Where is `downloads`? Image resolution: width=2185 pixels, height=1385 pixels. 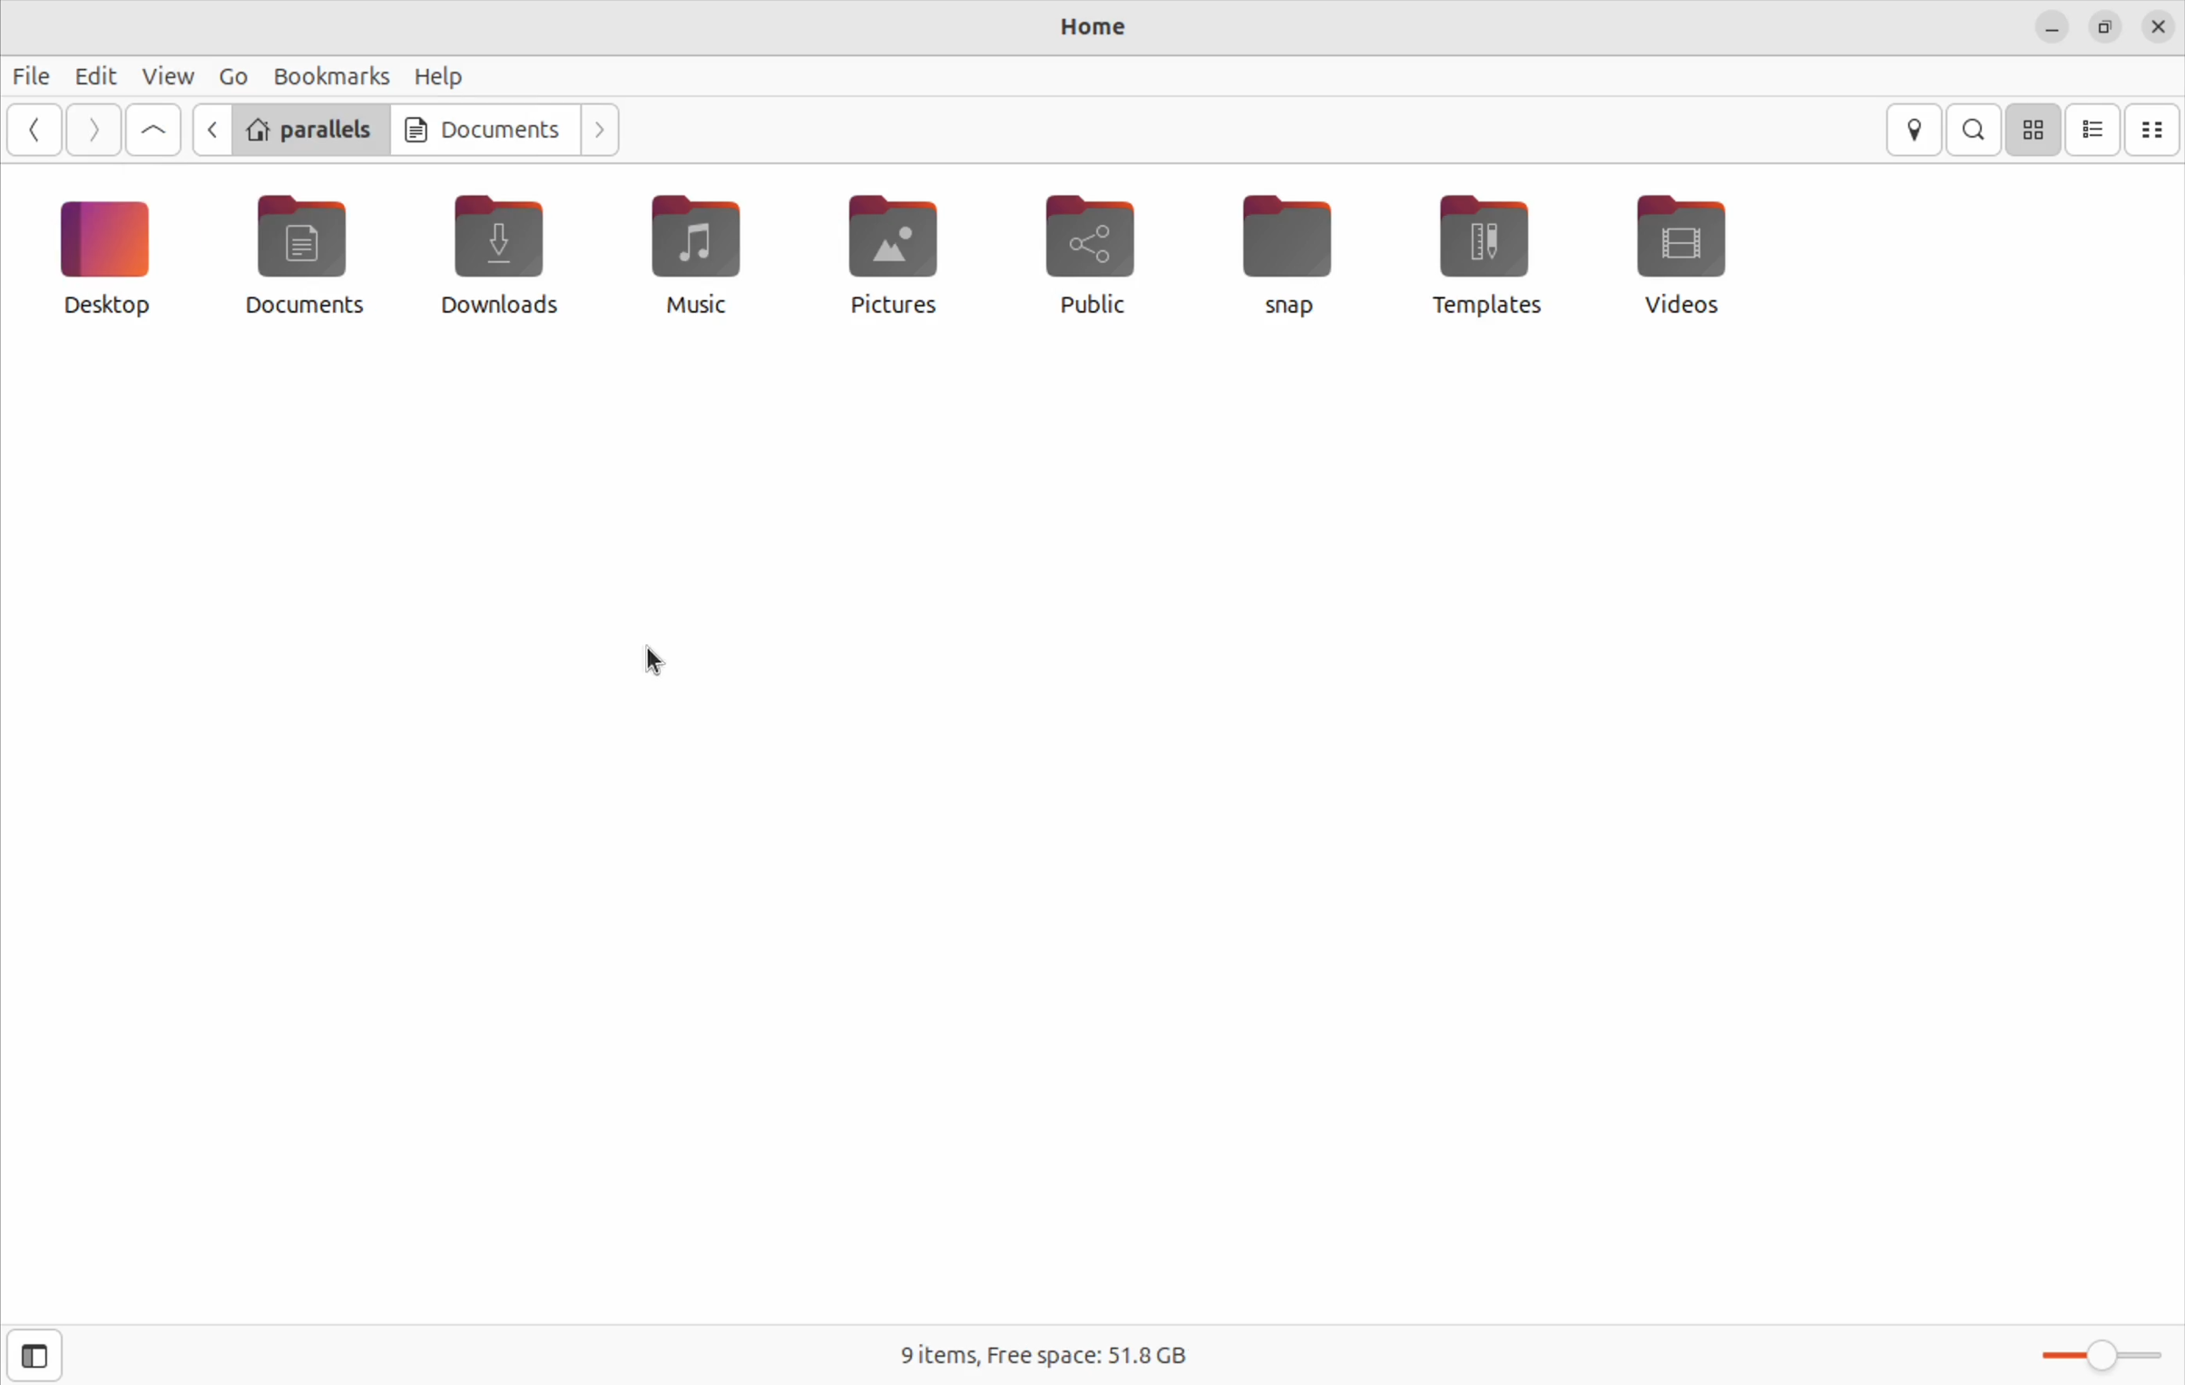 downloads is located at coordinates (472, 268).